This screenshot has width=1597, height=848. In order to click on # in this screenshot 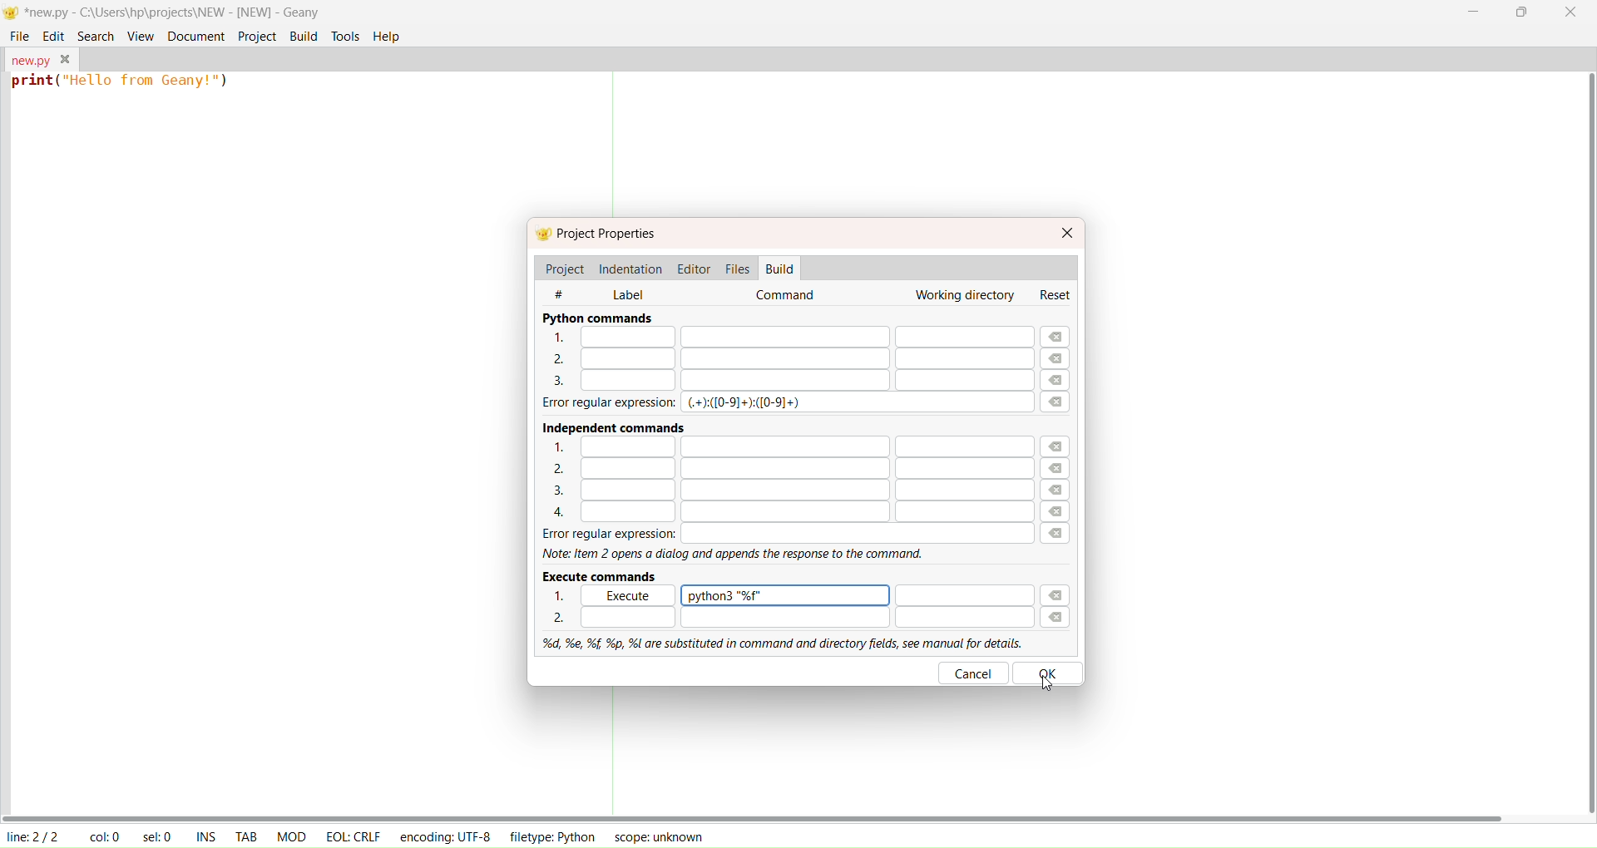, I will do `click(569, 293)`.